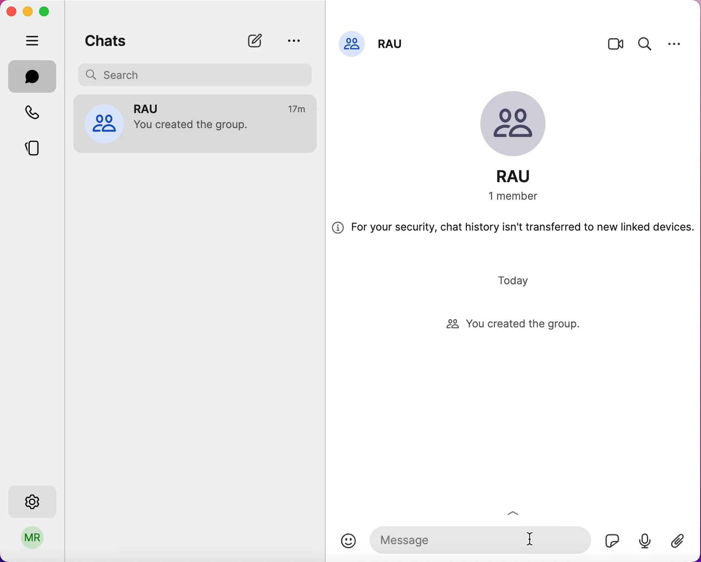  What do you see at coordinates (521, 325) in the screenshot?
I see `you created the group` at bounding box center [521, 325].